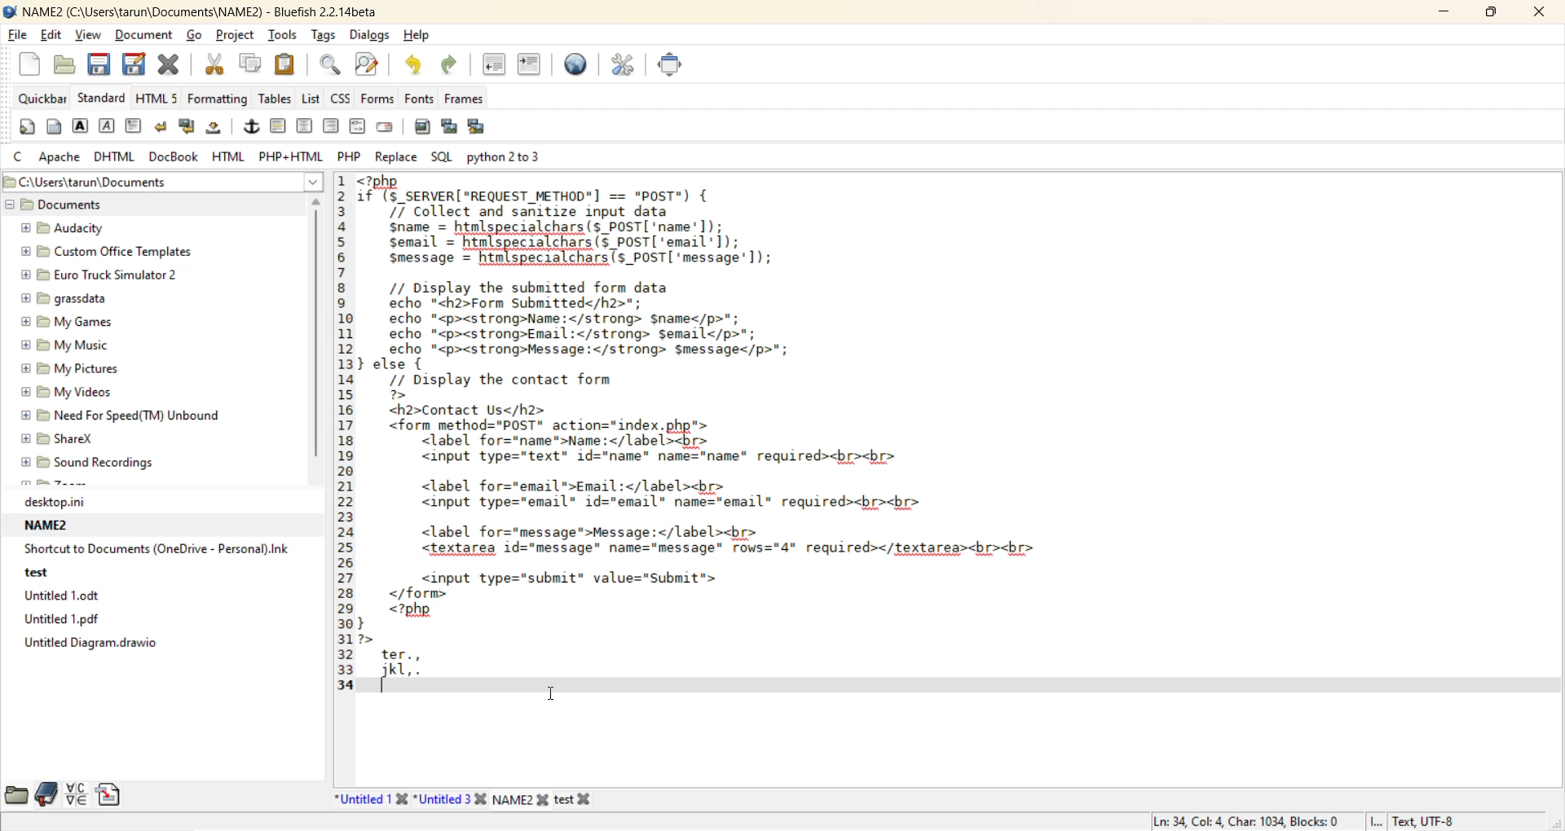 The height and width of the screenshot is (831, 1565). What do you see at coordinates (284, 35) in the screenshot?
I see `tools` at bounding box center [284, 35].